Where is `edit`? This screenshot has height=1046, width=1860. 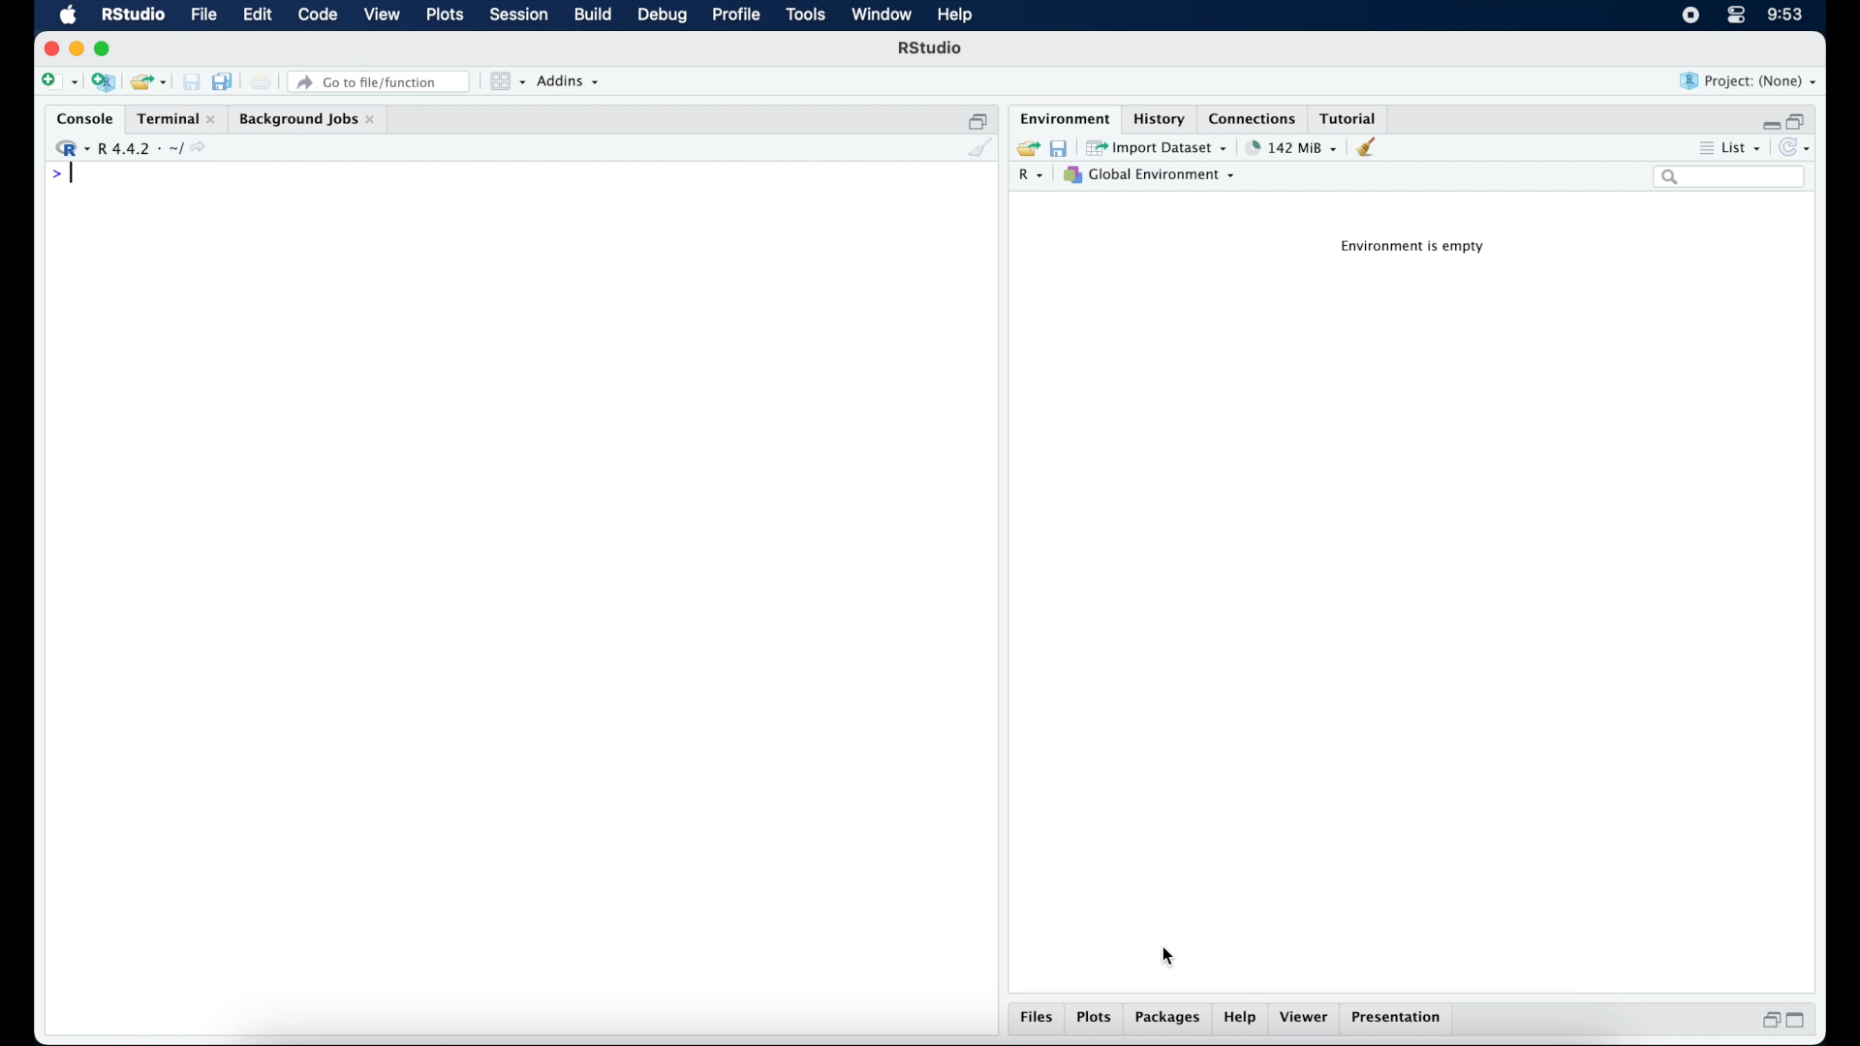 edit is located at coordinates (258, 15).